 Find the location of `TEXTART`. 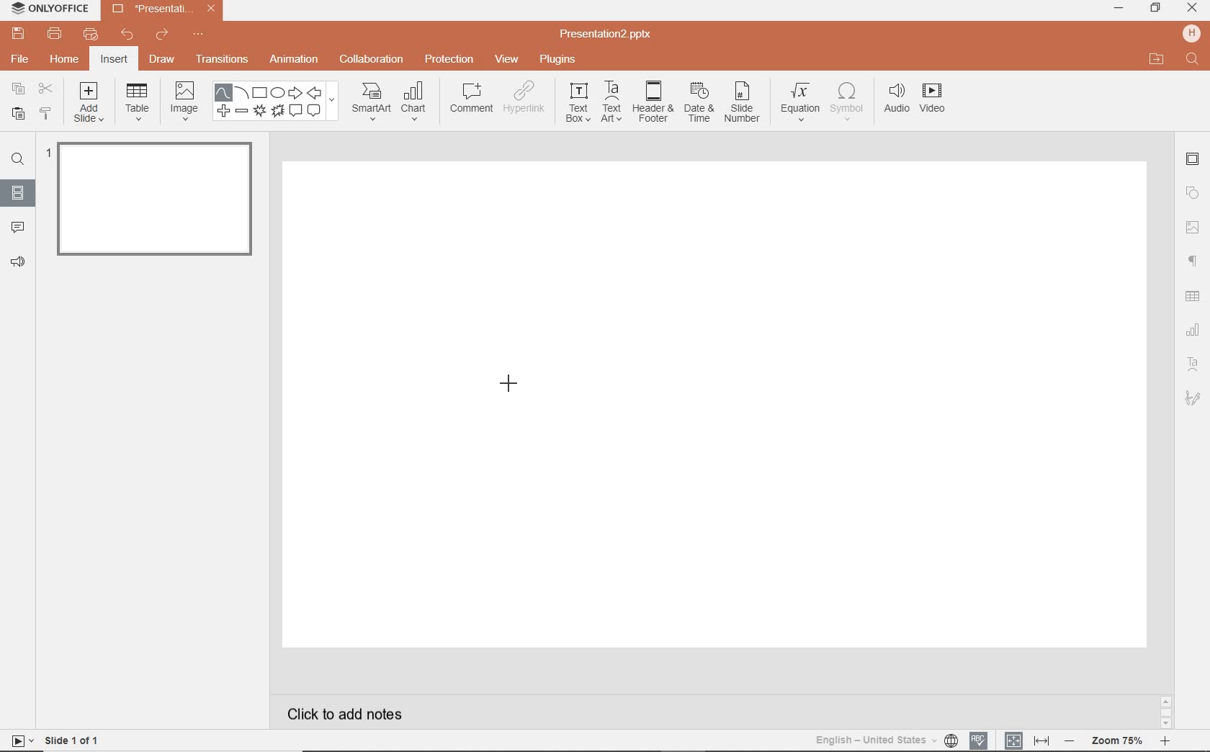

TEXTART is located at coordinates (611, 103).